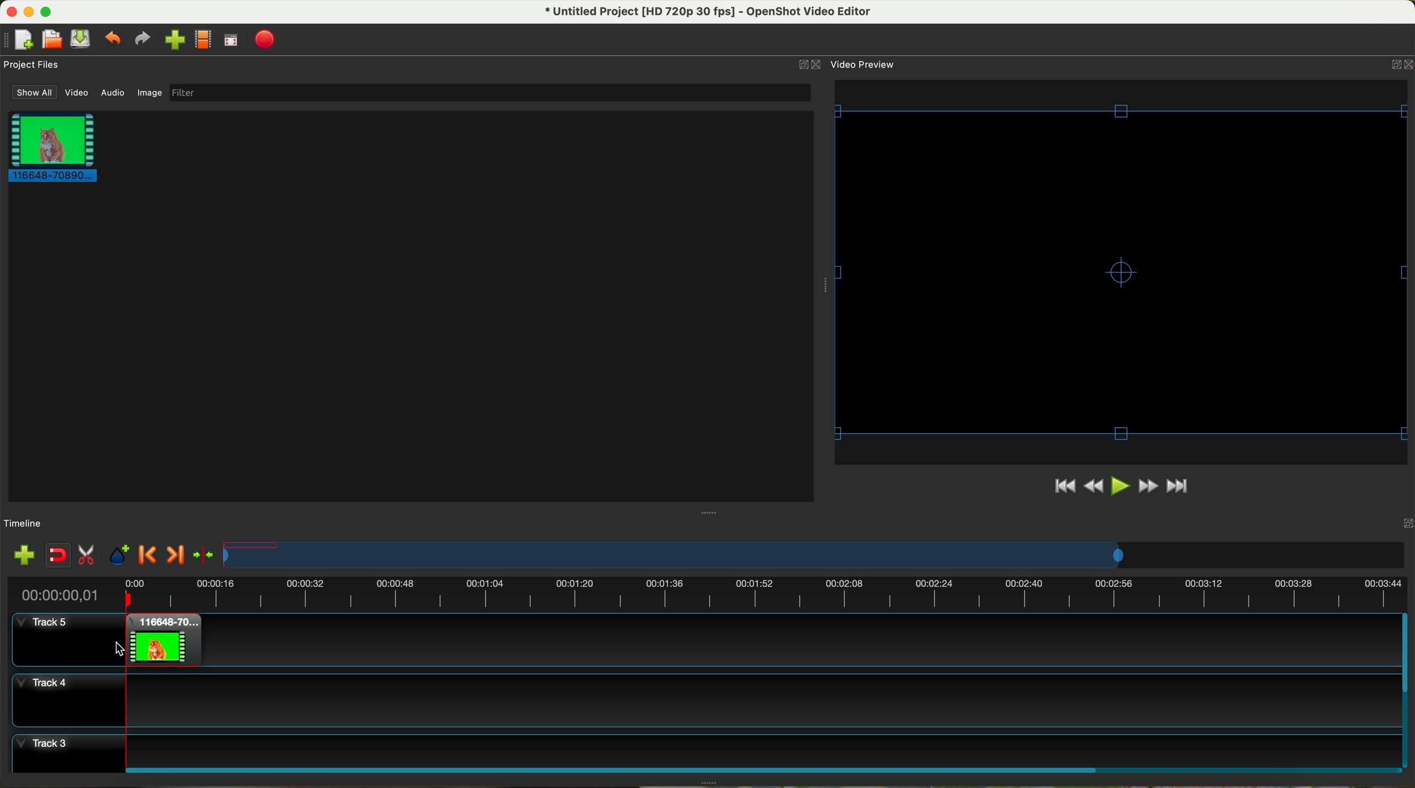 This screenshot has height=788, width=1415. What do you see at coordinates (114, 93) in the screenshot?
I see `audio` at bounding box center [114, 93].